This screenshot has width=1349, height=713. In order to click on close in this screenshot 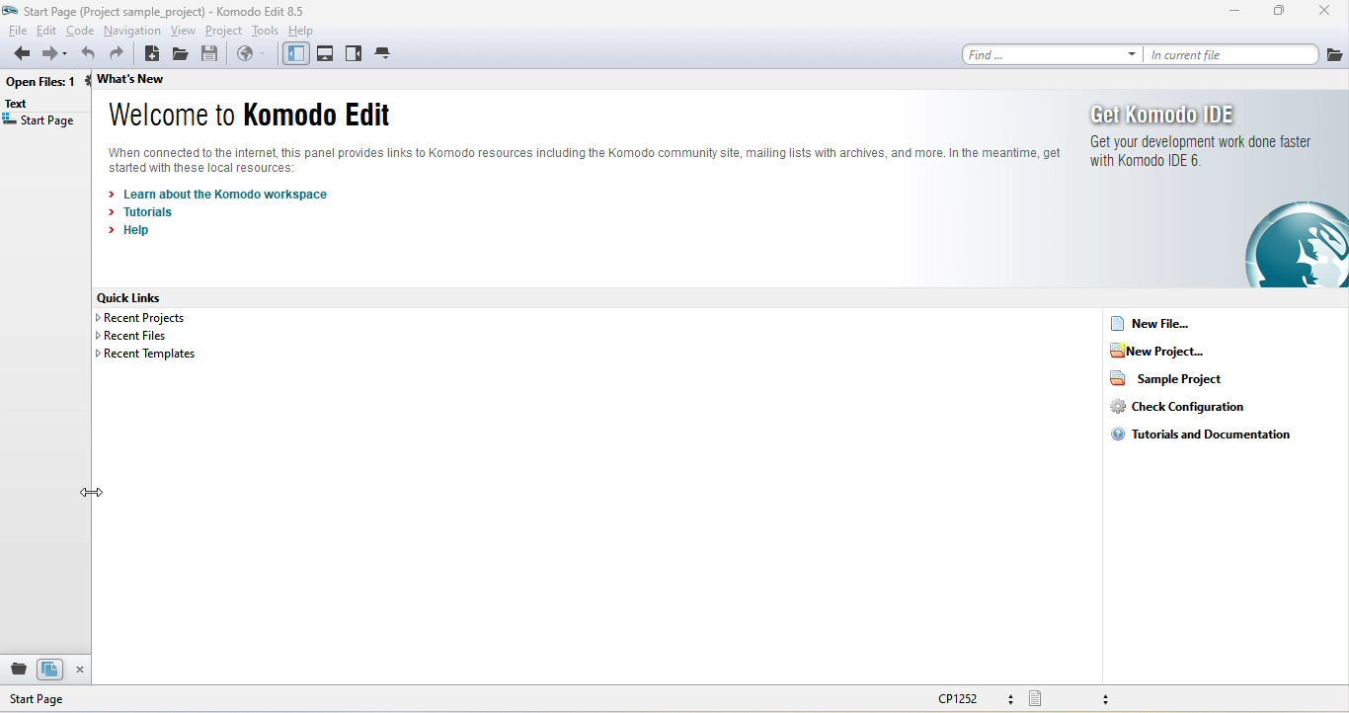, I will do `click(1320, 13)`.